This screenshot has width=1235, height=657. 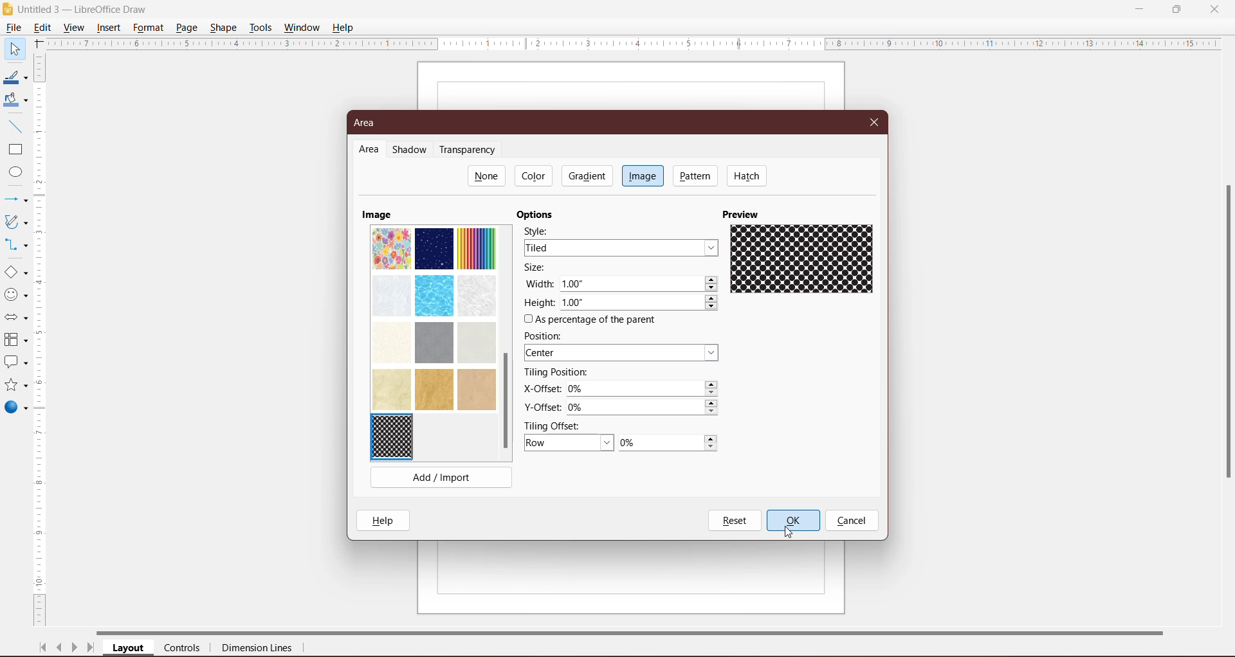 I want to click on Flowchart, so click(x=15, y=341).